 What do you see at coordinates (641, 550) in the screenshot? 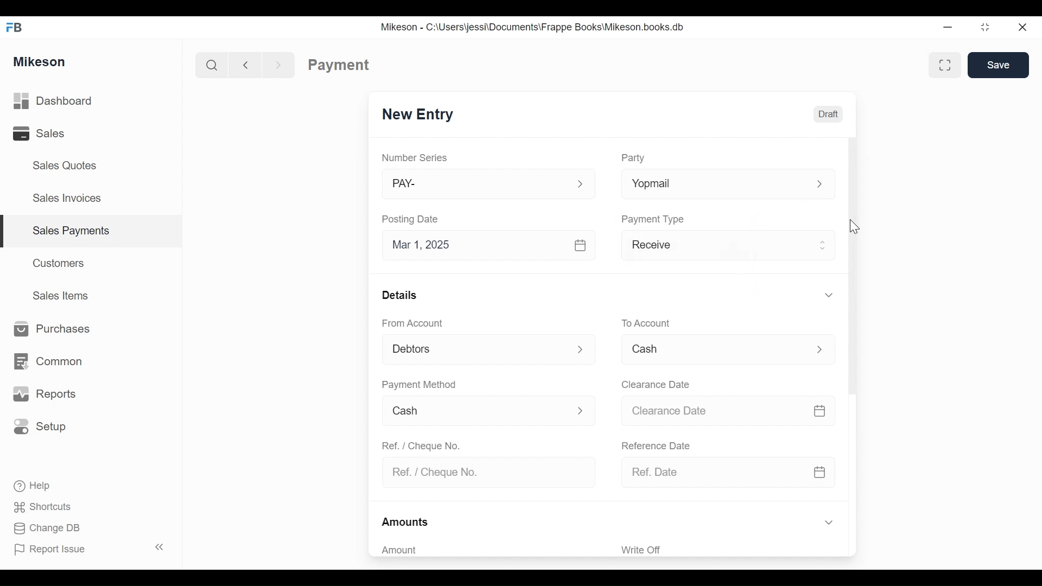
I see `Write Off` at bounding box center [641, 550].